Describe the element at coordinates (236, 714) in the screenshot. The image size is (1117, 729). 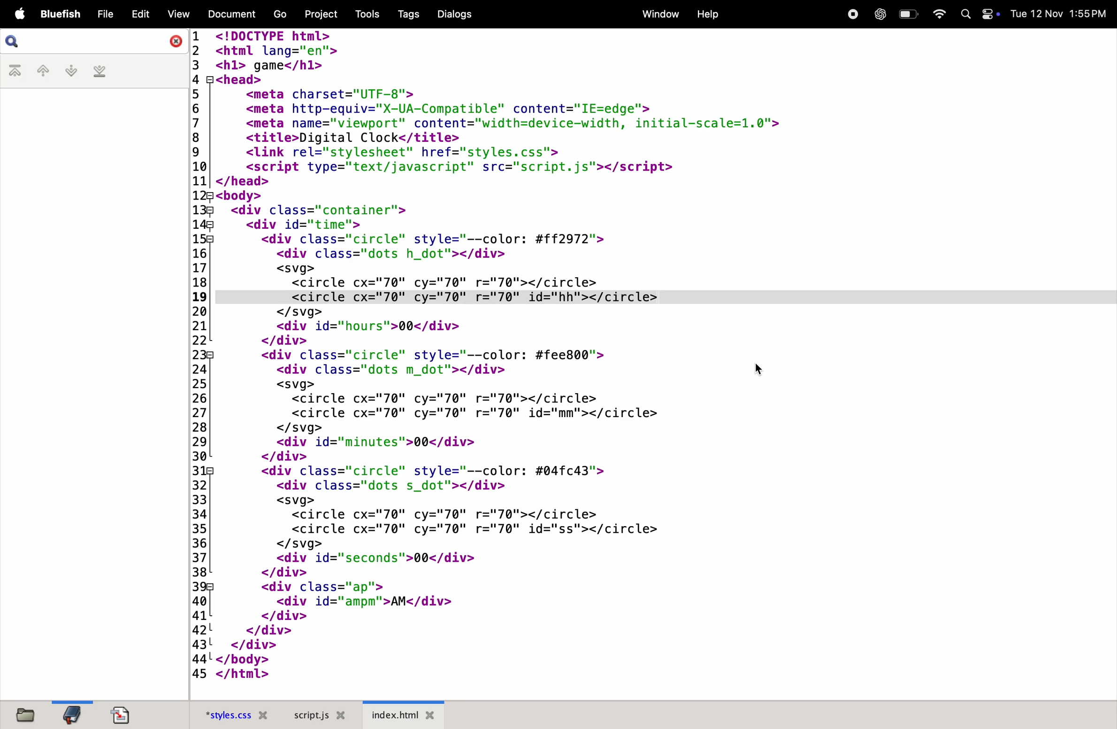
I see `style.css` at that location.